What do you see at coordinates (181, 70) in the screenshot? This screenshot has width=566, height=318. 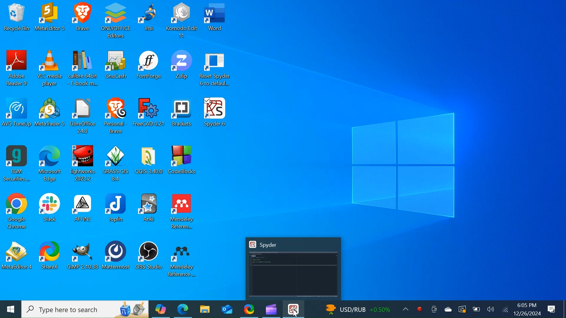 I see `Zulip` at bounding box center [181, 70].